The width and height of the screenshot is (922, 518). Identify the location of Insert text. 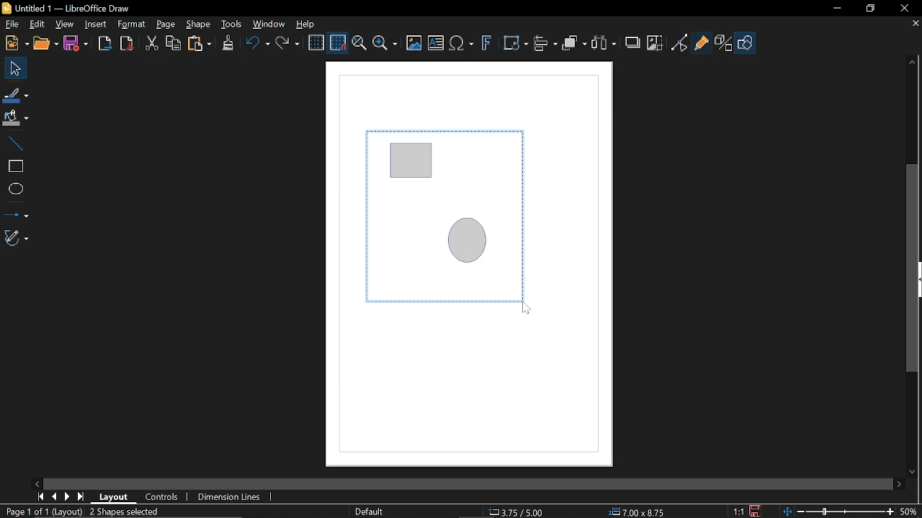
(437, 43).